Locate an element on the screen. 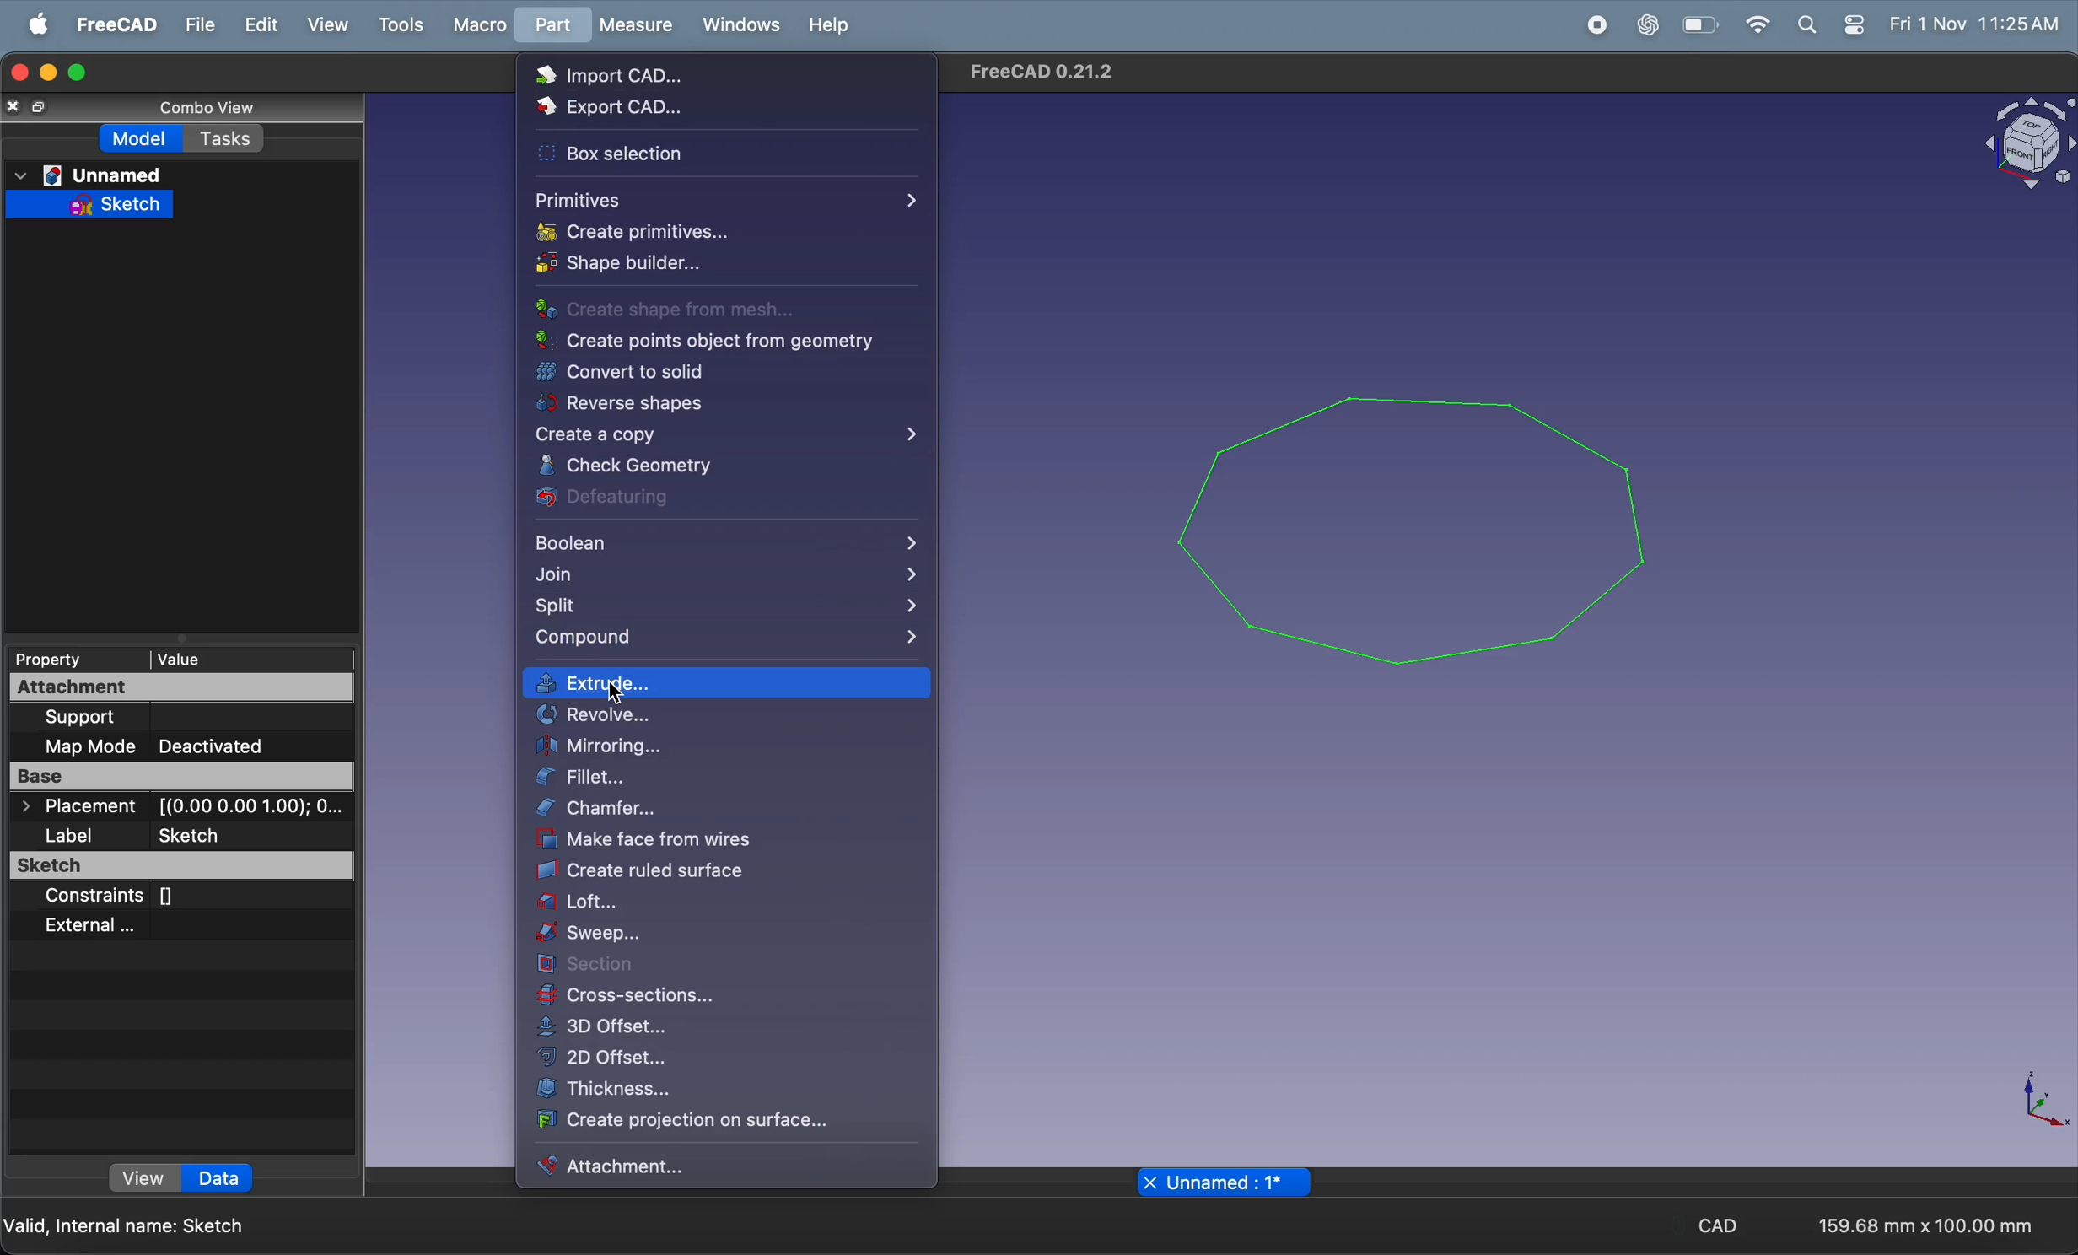 This screenshot has width=2078, height=1255. 2D offset is located at coordinates (702, 1062).